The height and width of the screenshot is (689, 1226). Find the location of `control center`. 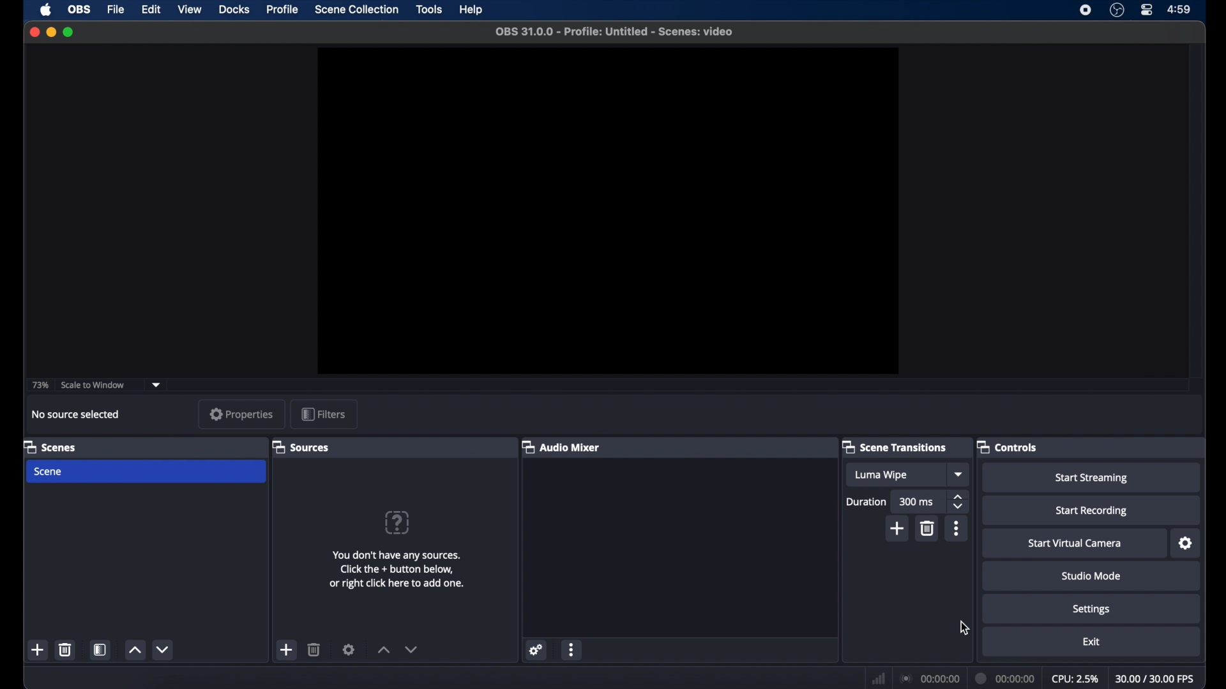

control center is located at coordinates (1146, 10).